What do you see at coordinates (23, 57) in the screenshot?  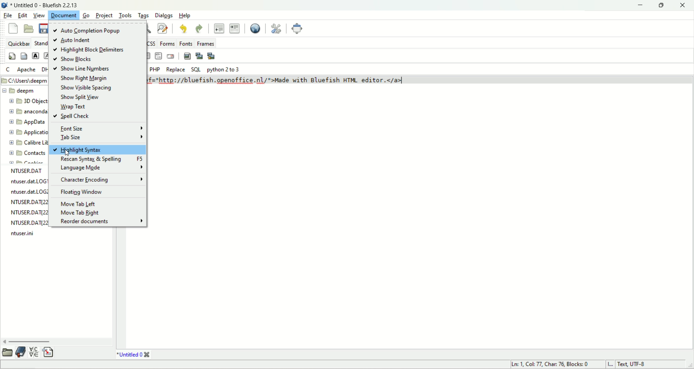 I see `body` at bounding box center [23, 57].